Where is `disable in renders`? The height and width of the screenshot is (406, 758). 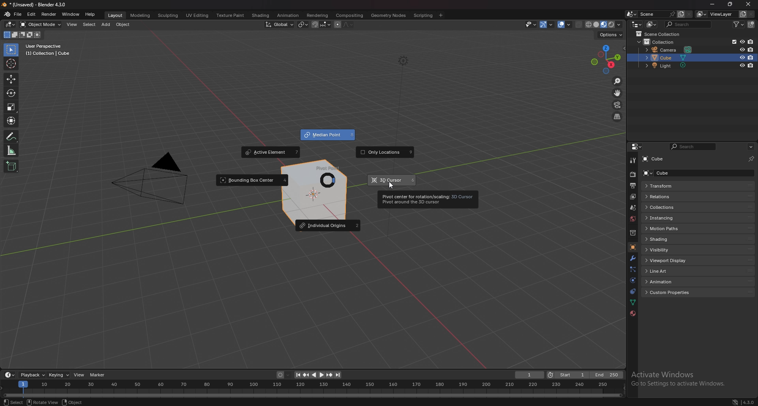
disable in renders is located at coordinates (751, 41).